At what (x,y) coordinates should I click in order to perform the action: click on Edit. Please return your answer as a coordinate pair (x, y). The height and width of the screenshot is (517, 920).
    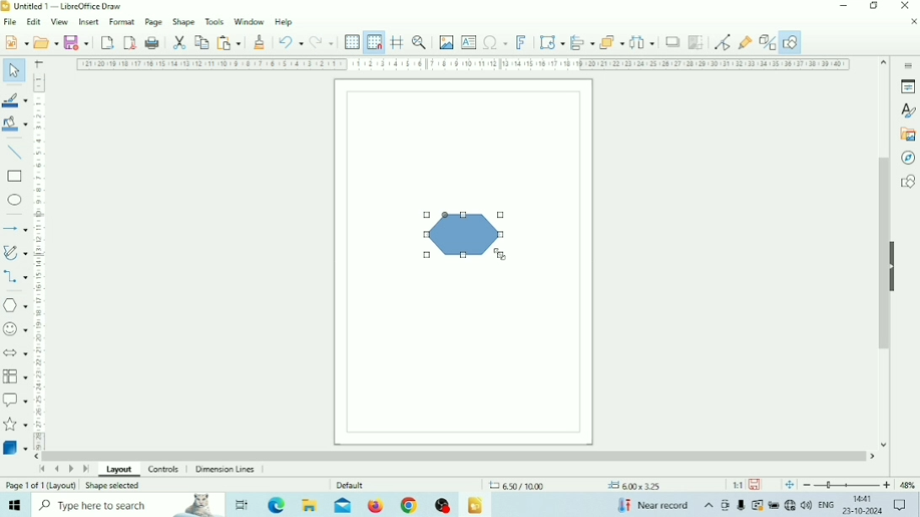
    Looking at the image, I should click on (34, 22).